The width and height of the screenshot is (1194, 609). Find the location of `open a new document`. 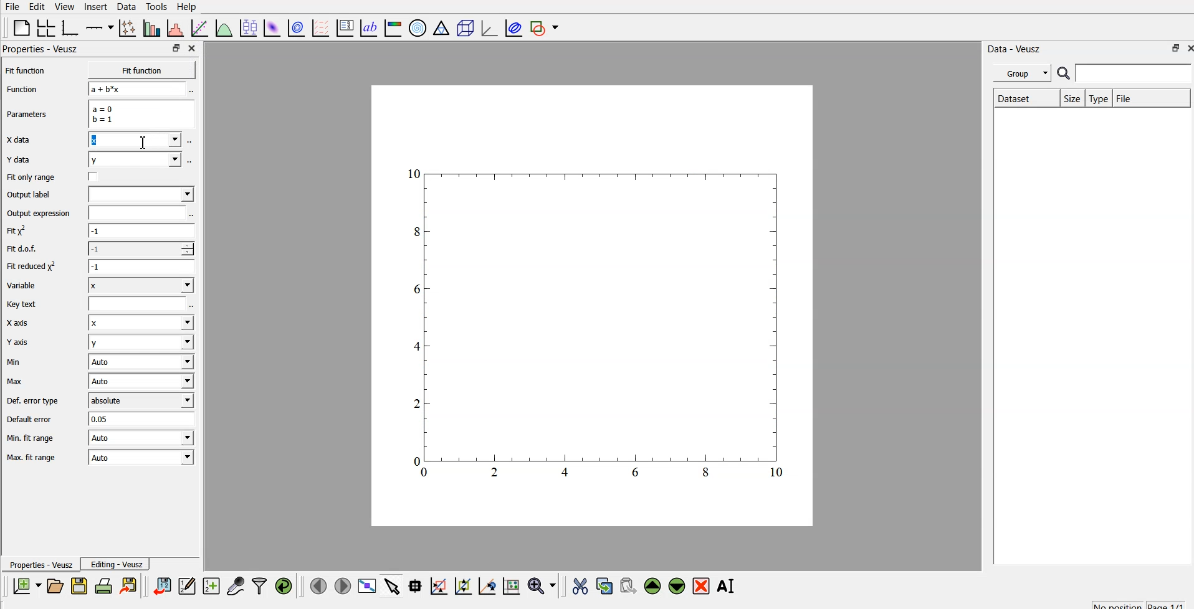

open a new document is located at coordinates (55, 588).